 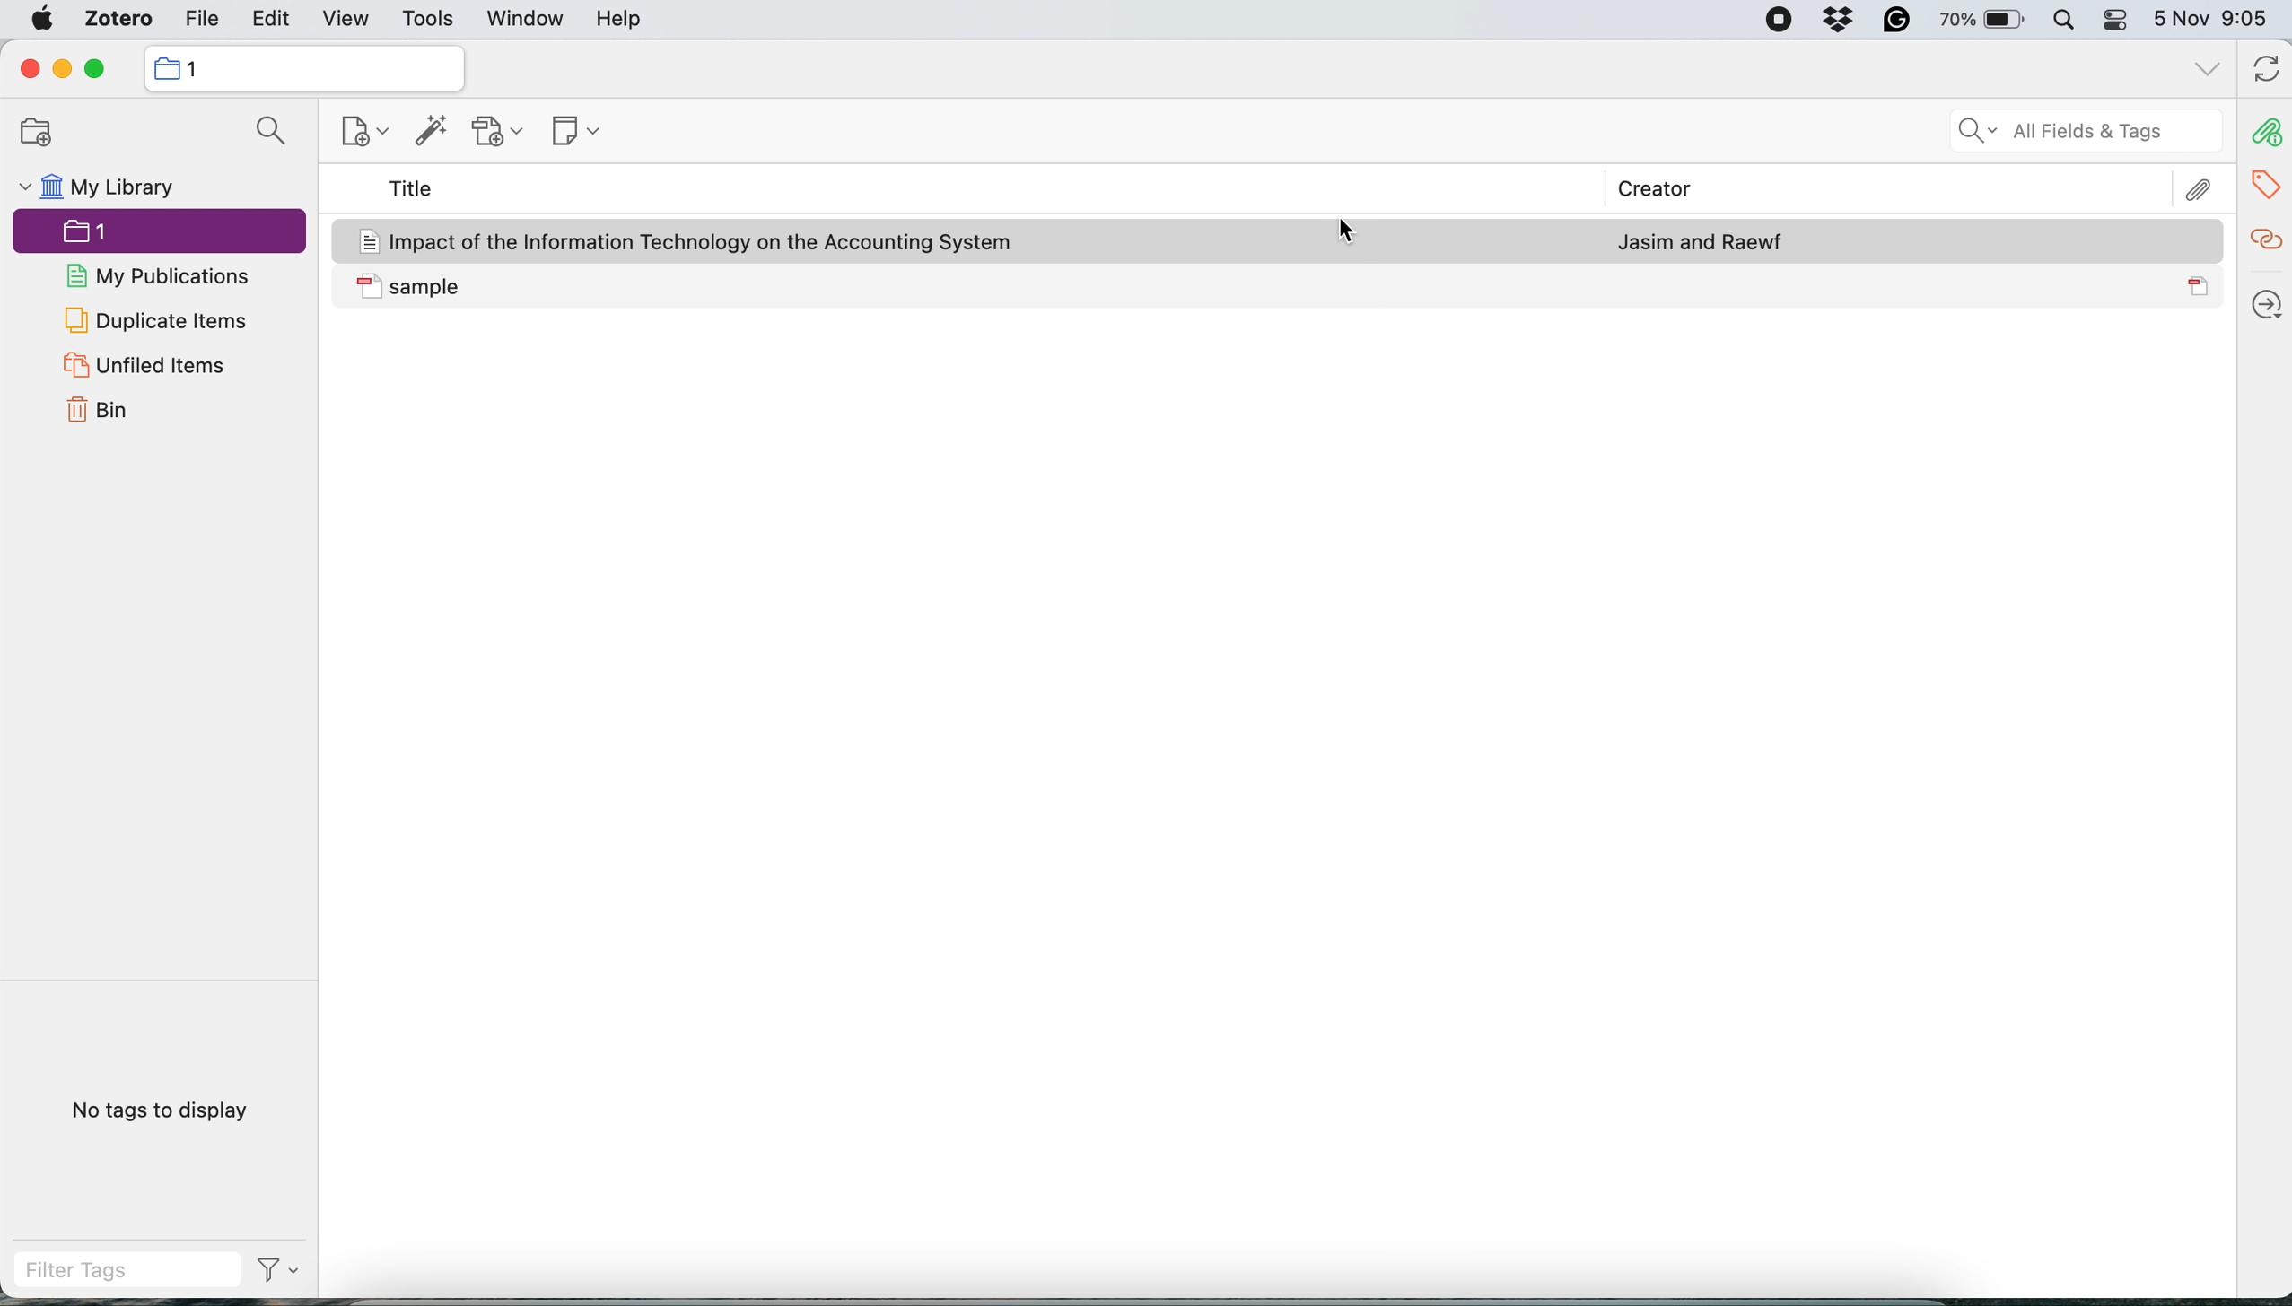 I want to click on screen recorder, so click(x=1765, y=22).